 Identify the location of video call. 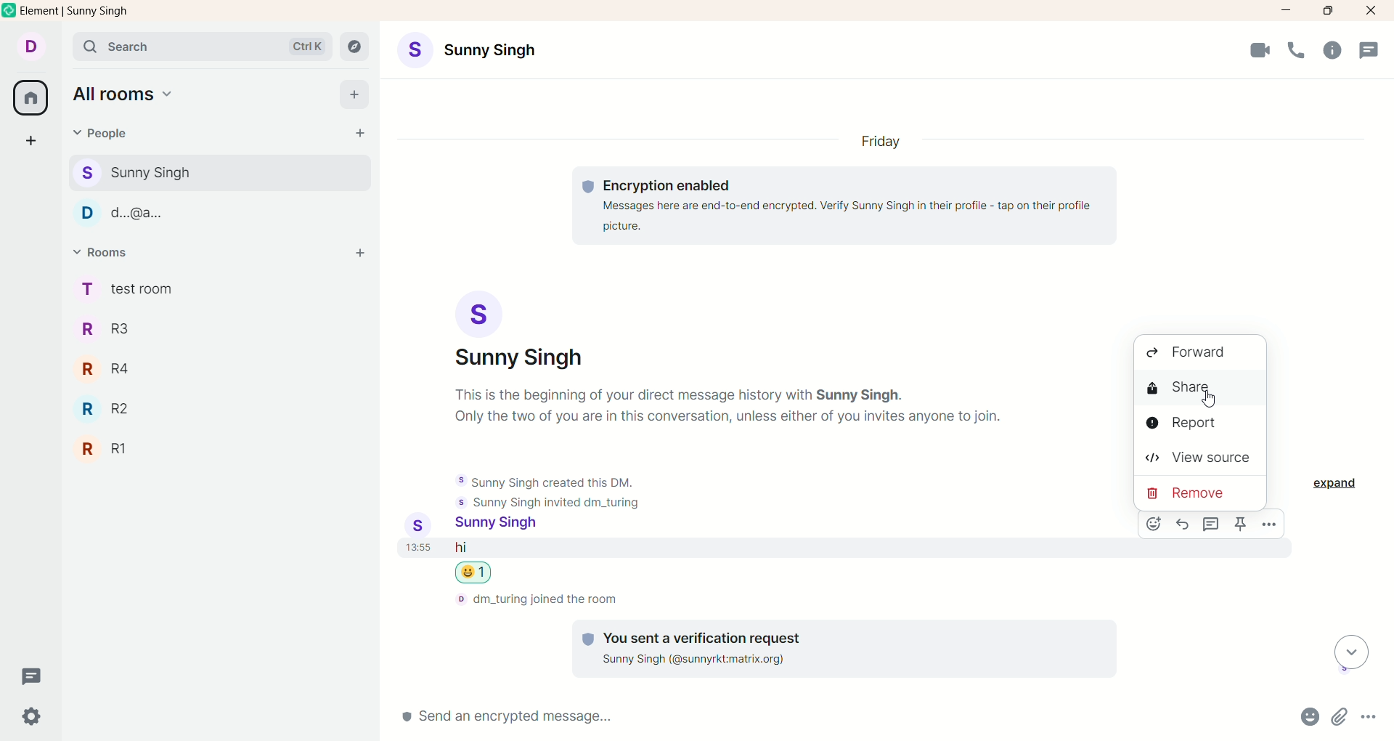
(1258, 51).